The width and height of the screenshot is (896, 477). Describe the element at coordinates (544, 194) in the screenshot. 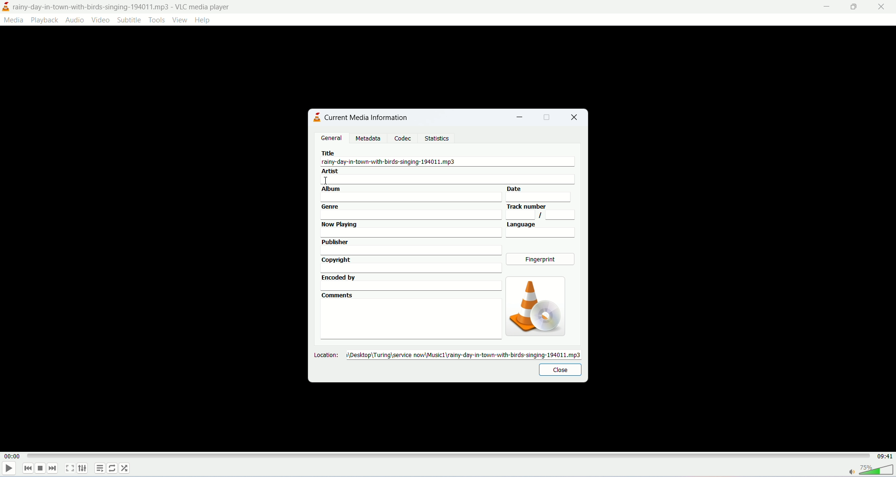

I see `date` at that location.